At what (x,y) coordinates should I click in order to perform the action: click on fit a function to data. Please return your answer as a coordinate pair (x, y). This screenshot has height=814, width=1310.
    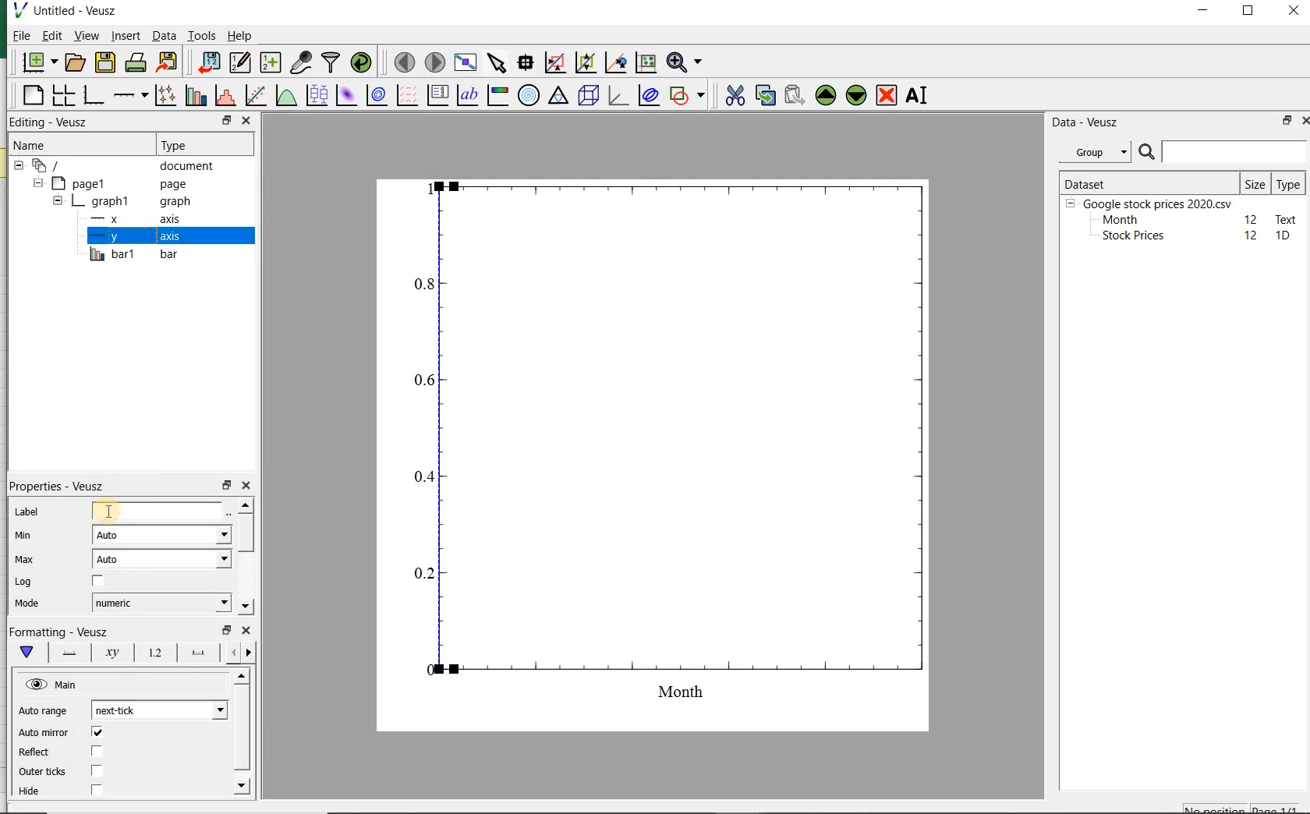
    Looking at the image, I should click on (254, 96).